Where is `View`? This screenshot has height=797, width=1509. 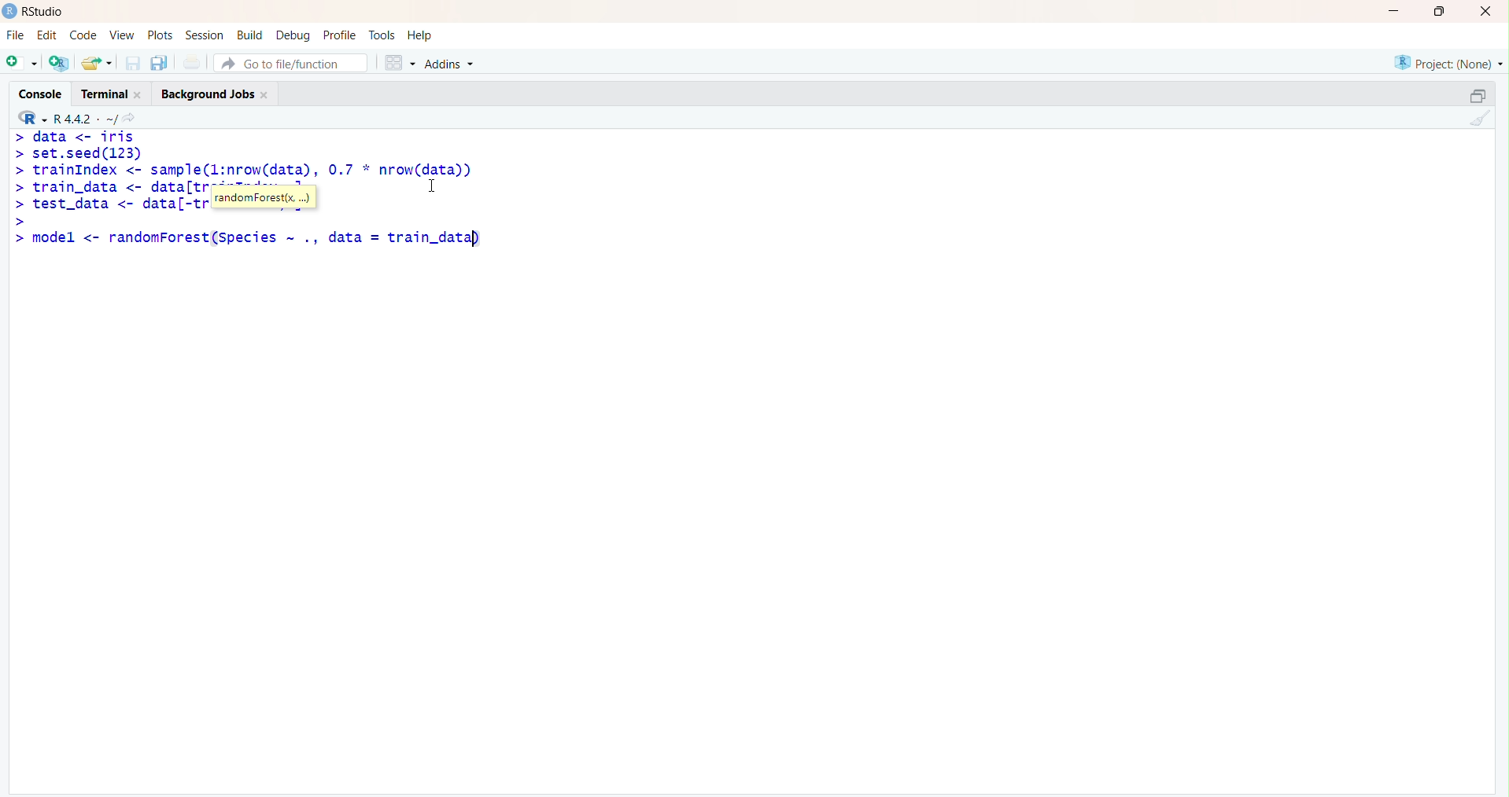 View is located at coordinates (120, 35).